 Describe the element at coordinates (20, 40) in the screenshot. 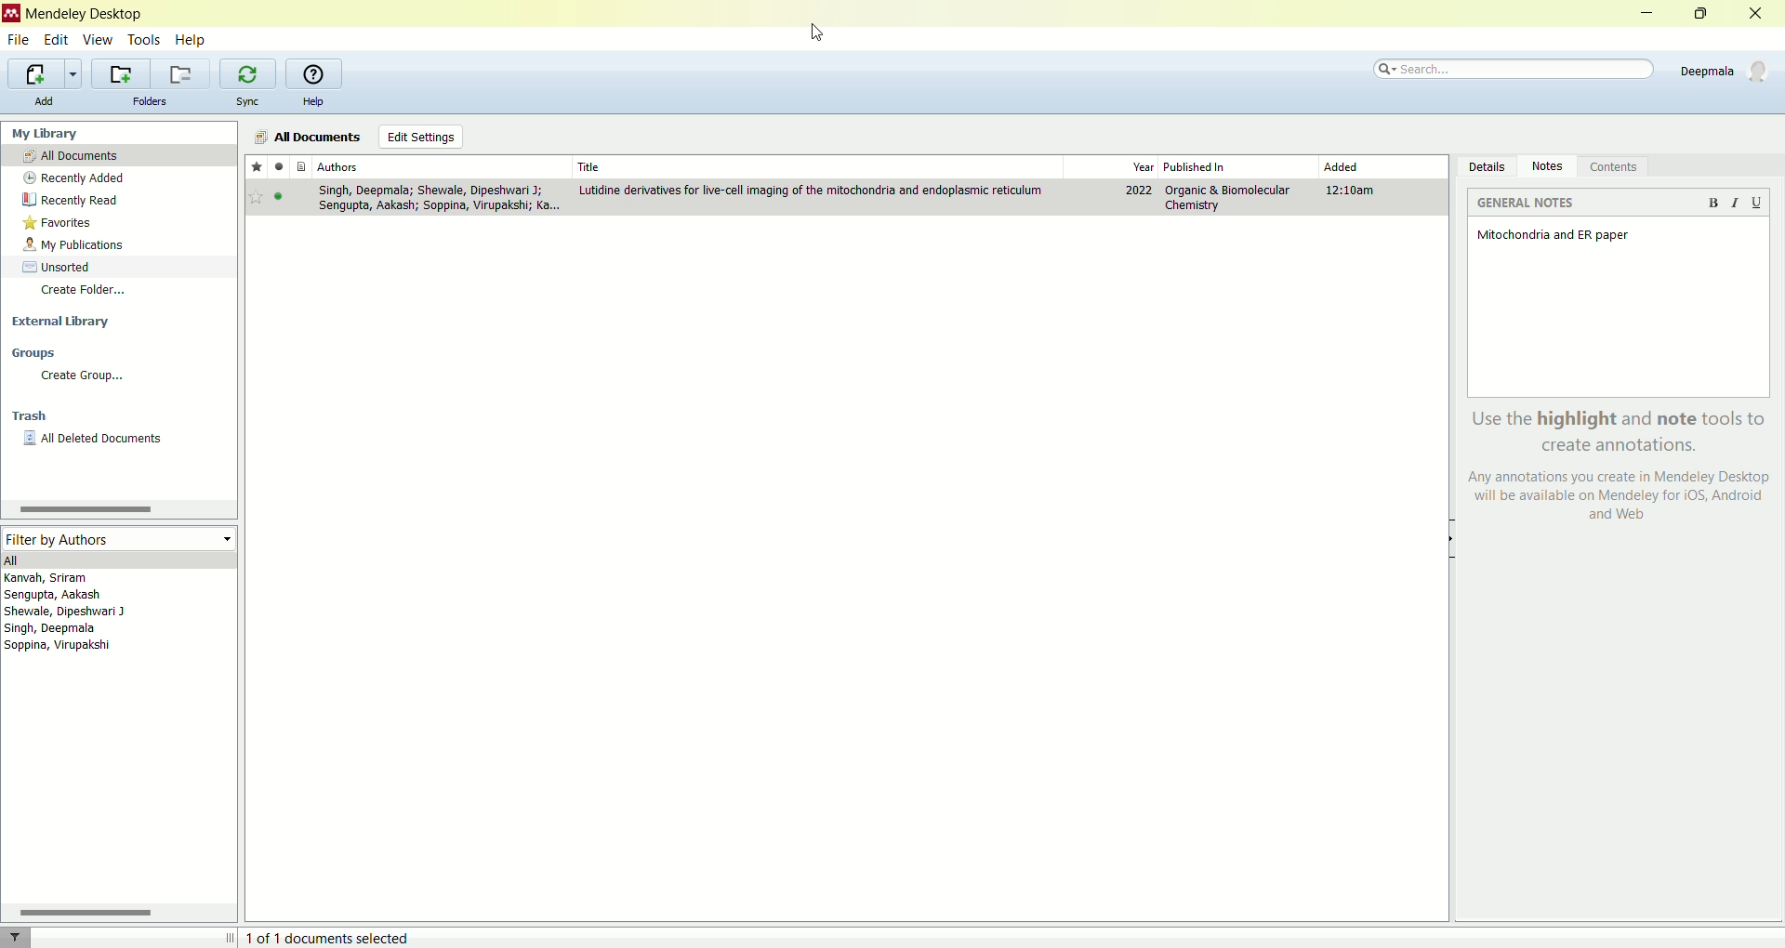

I see `file` at that location.